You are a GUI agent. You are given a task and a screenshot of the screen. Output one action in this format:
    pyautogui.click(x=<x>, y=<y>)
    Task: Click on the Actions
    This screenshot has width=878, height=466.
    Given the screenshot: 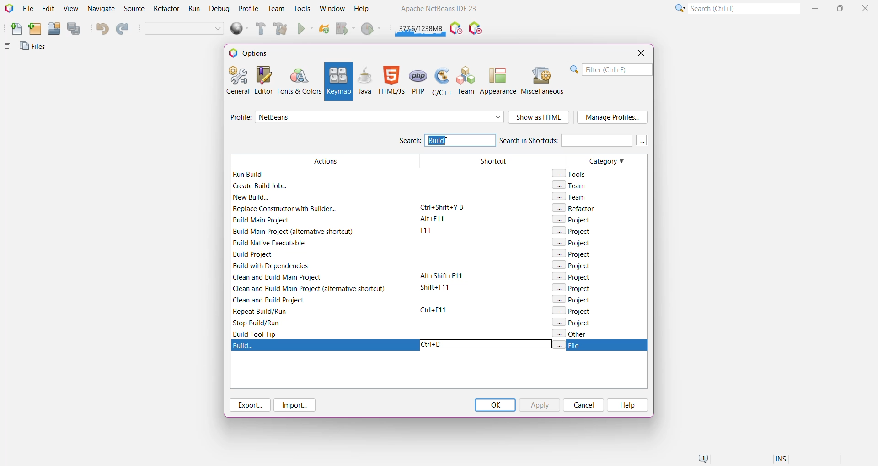 What is the action you would take?
    pyautogui.click(x=322, y=246)
    